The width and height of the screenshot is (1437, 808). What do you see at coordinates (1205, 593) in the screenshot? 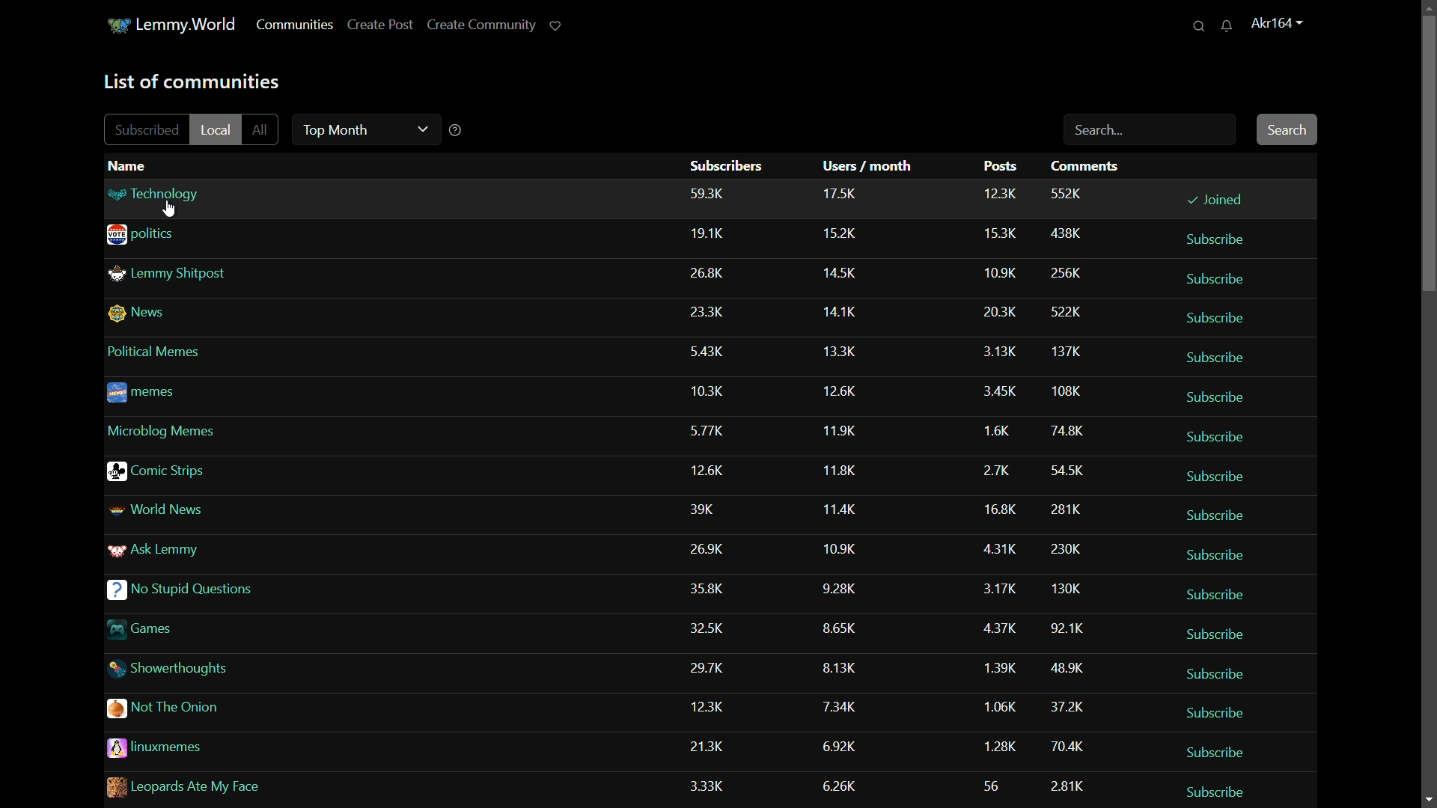
I see `subscribe/unsubscribe` at bounding box center [1205, 593].